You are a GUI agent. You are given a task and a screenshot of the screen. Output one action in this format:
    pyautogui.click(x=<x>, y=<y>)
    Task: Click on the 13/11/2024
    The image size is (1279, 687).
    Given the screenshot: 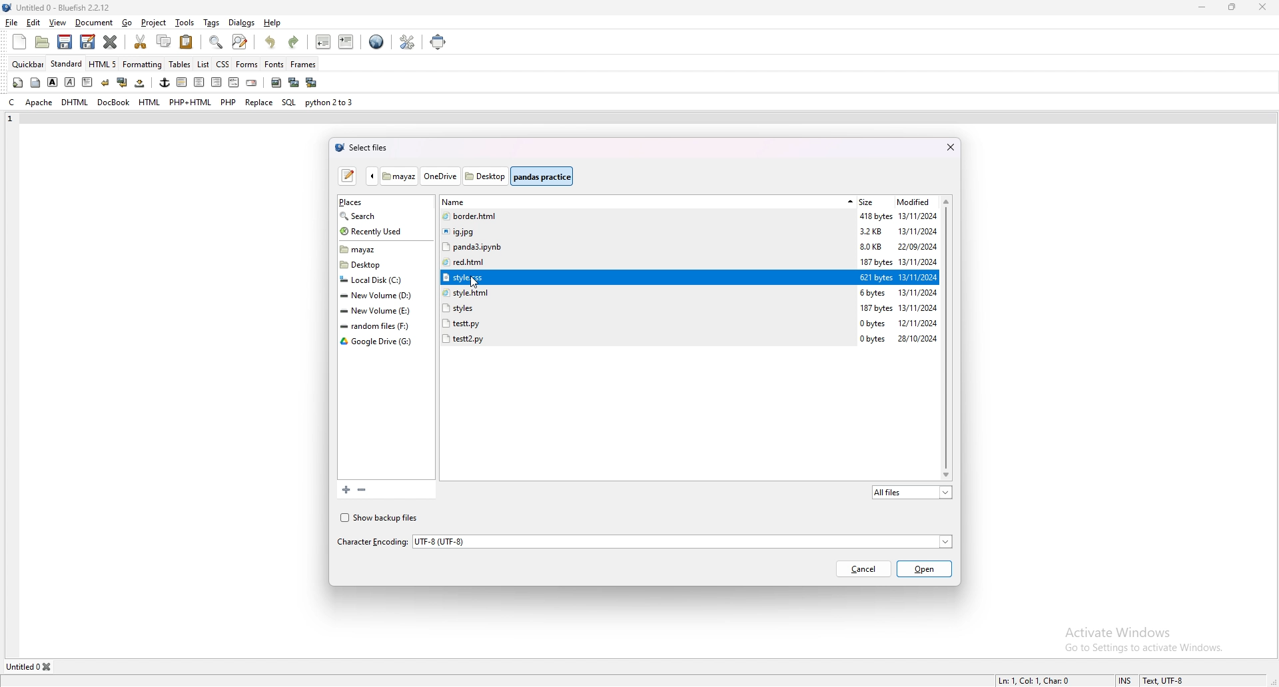 What is the action you would take?
    pyautogui.click(x=917, y=277)
    